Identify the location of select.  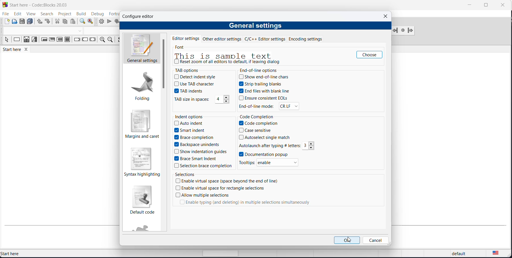
(6, 40).